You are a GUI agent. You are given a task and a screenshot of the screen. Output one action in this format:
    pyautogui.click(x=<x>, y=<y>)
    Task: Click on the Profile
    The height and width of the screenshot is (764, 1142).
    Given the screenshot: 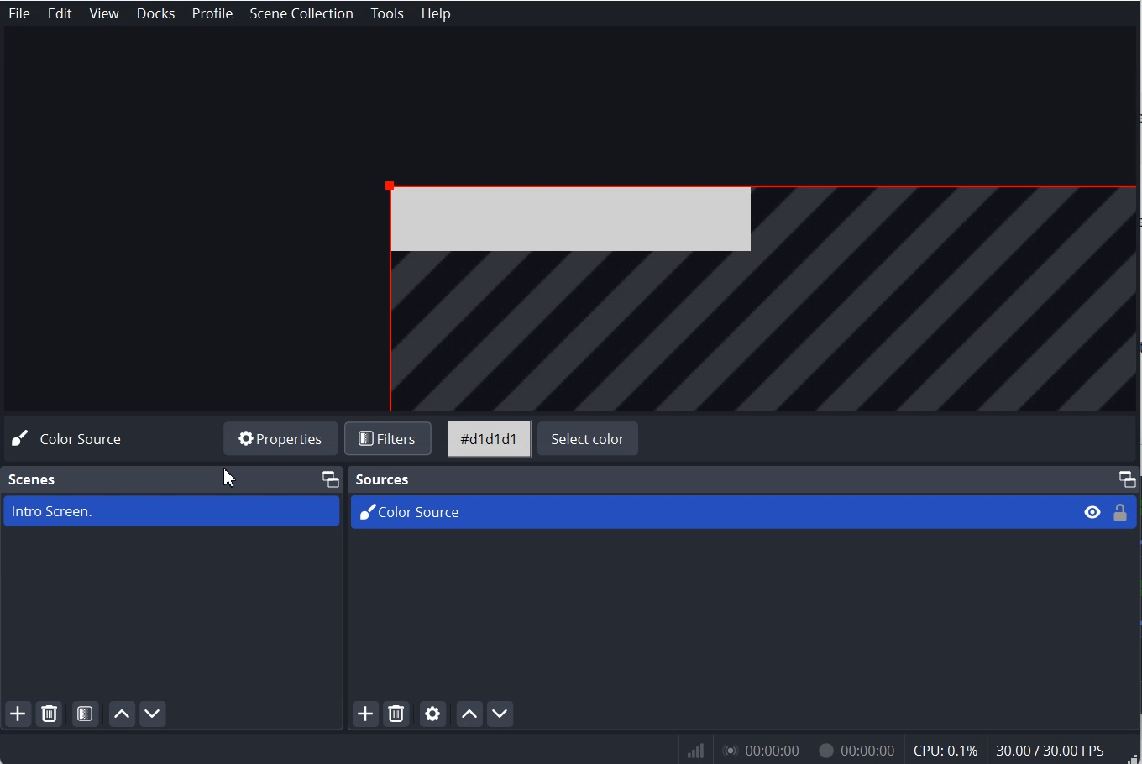 What is the action you would take?
    pyautogui.click(x=212, y=13)
    